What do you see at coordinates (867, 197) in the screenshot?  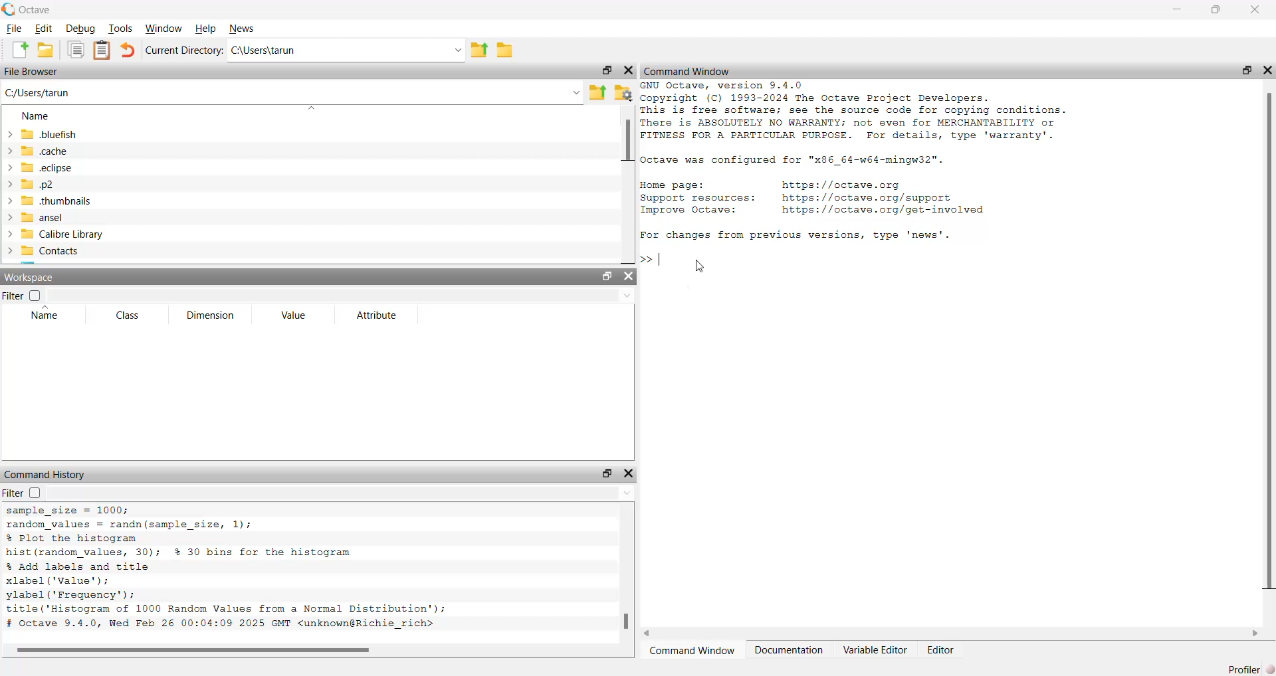 I see `https://octave.org/support` at bounding box center [867, 197].